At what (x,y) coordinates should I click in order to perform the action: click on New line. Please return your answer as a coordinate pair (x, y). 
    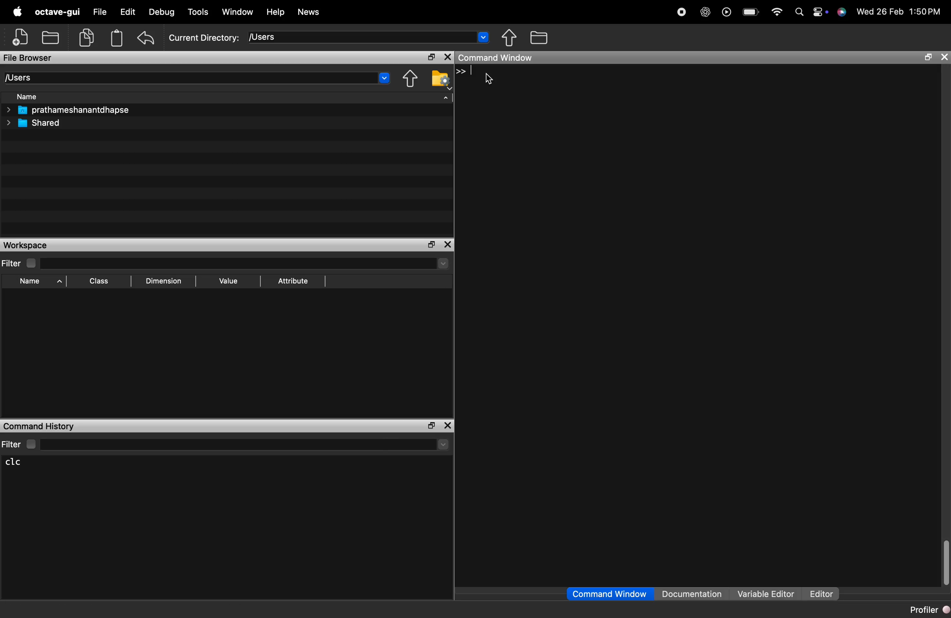
    Looking at the image, I should click on (460, 71).